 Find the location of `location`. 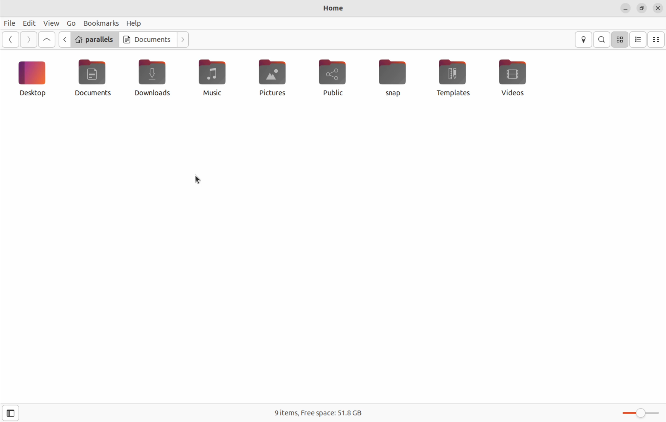

location is located at coordinates (584, 40).